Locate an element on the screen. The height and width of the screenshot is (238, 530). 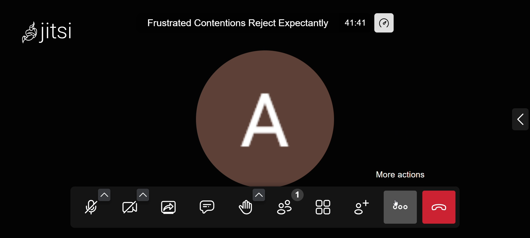
performance setting is located at coordinates (386, 23).